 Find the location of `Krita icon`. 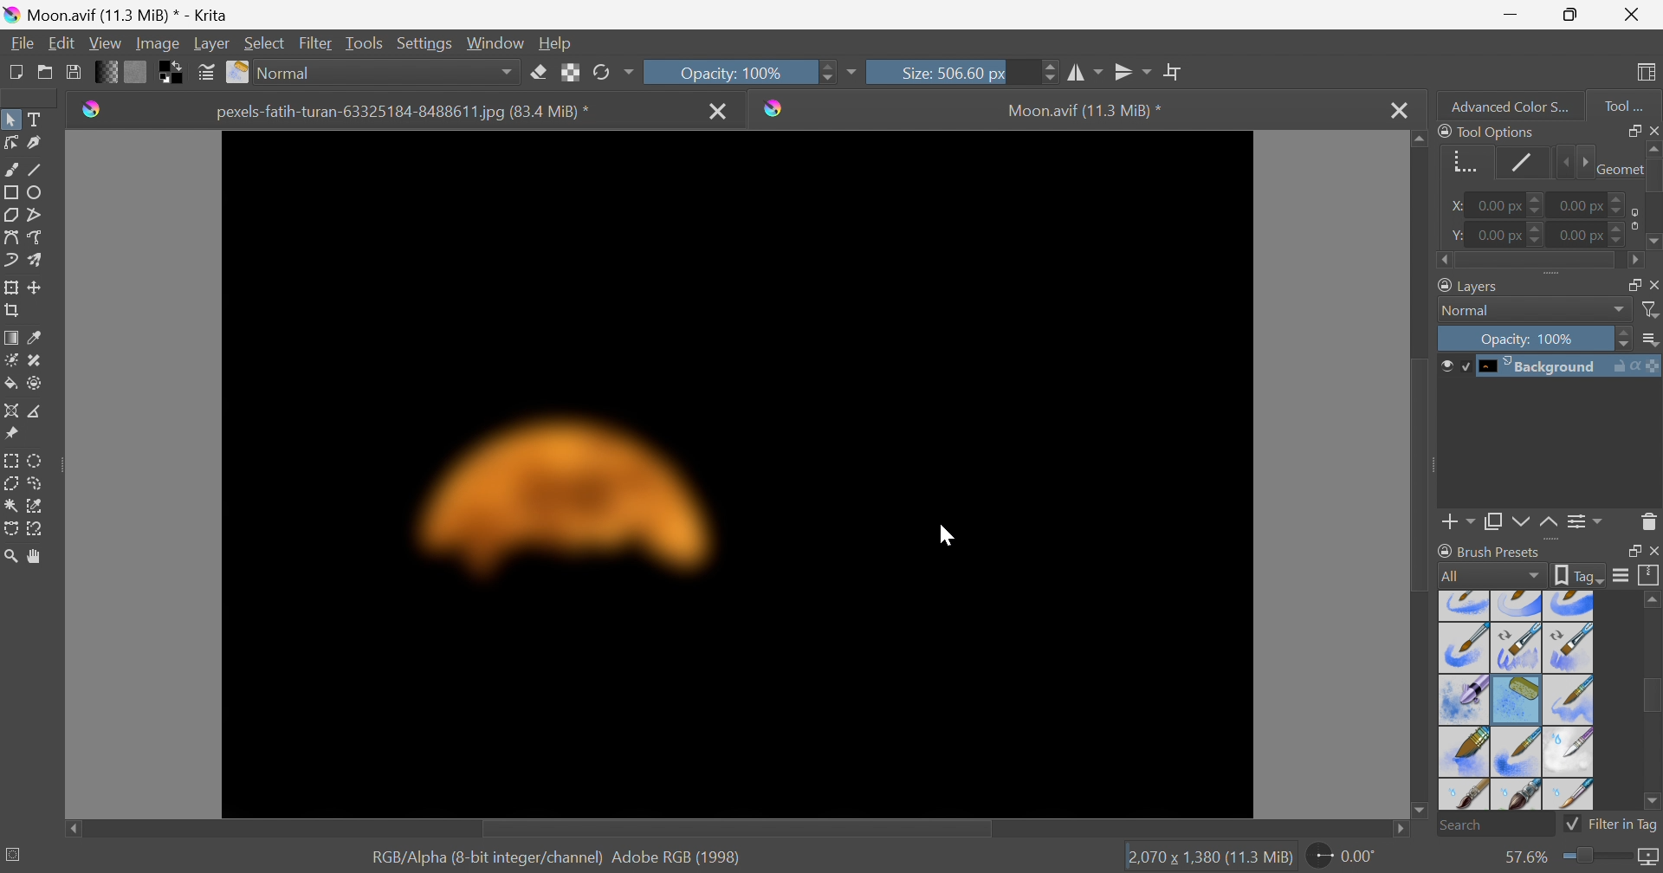

Krita icon is located at coordinates (778, 108).